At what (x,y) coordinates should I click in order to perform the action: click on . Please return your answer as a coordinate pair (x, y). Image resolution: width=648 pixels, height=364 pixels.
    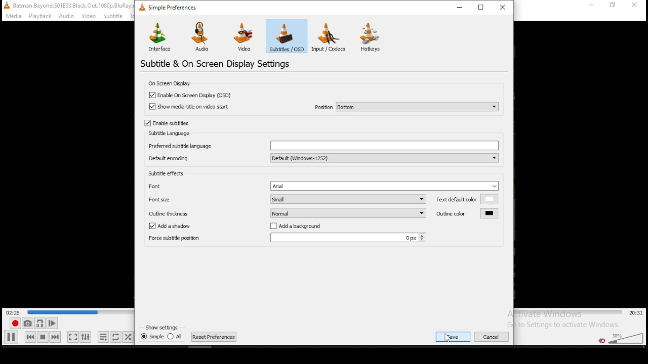
    Looking at the image, I should click on (507, 197).